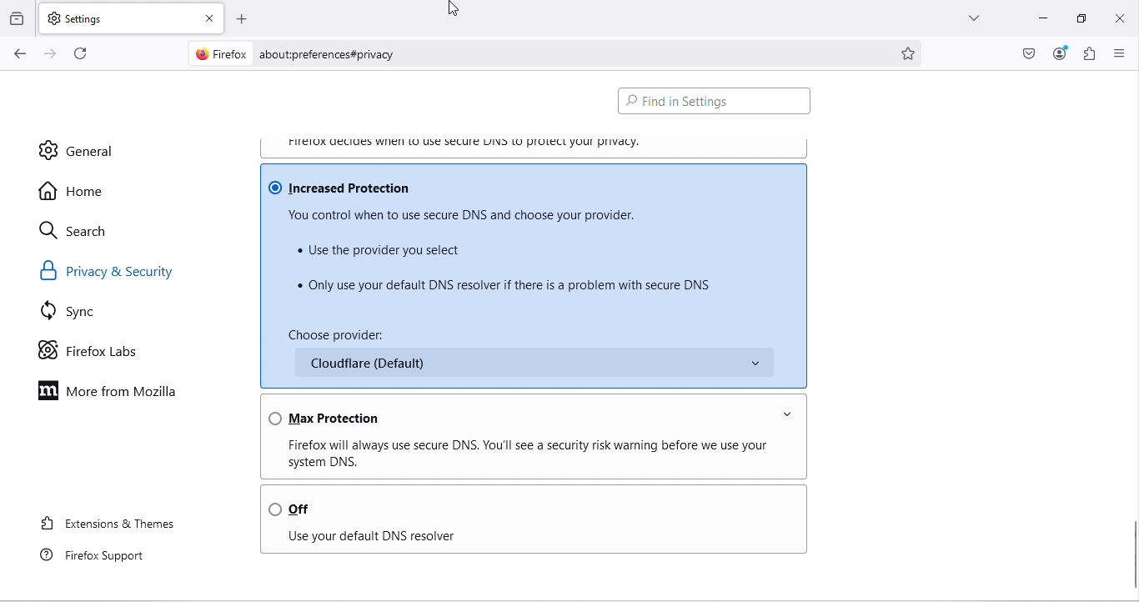  I want to click on Reload current page, so click(83, 53).